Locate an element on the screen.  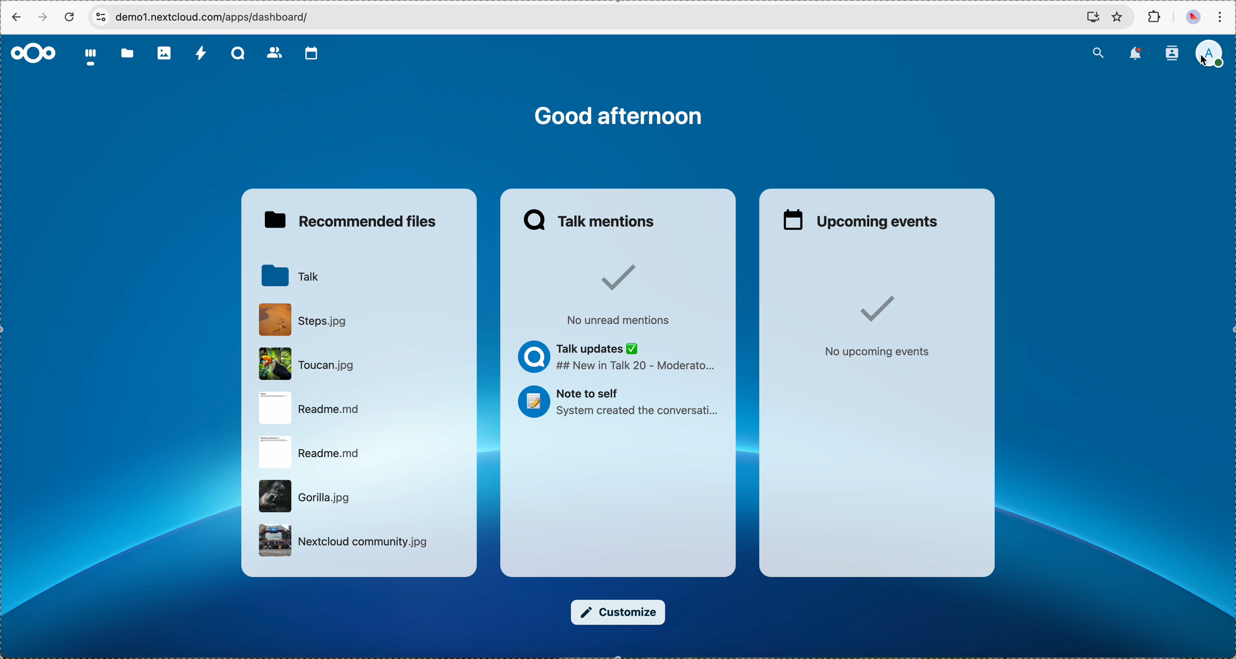
dashboard is located at coordinates (91, 59).